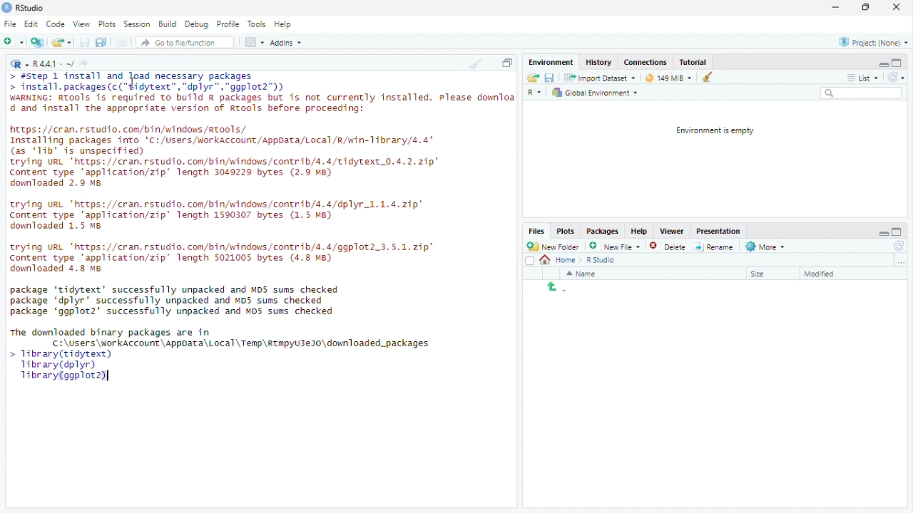 The image size is (913, 513). What do you see at coordinates (149, 82) in the screenshot?
I see `2 tia]. packages CoC" Tl dytent sqnlye nodes
> install. packages (c("didytext", "dplyr", “ggplot2"))` at bounding box center [149, 82].